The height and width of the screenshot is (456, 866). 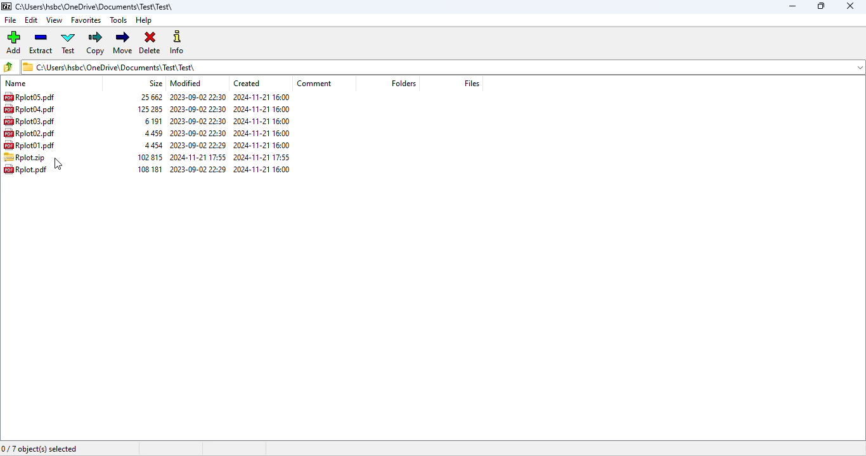 What do you see at coordinates (200, 109) in the screenshot?
I see `2023-09-02 22:30` at bounding box center [200, 109].